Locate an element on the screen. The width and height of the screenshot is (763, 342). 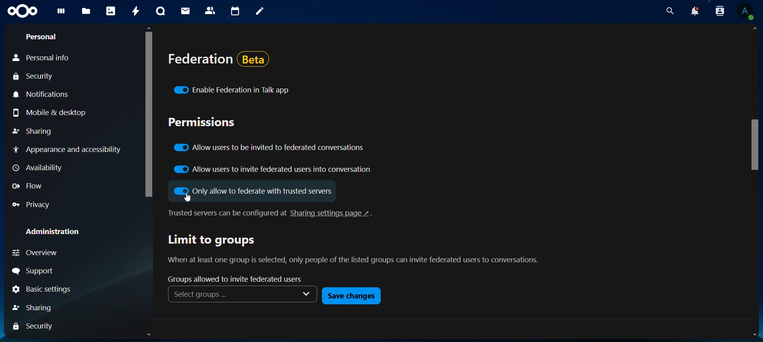
allow users to invite federations users into conversation is located at coordinates (276, 170).